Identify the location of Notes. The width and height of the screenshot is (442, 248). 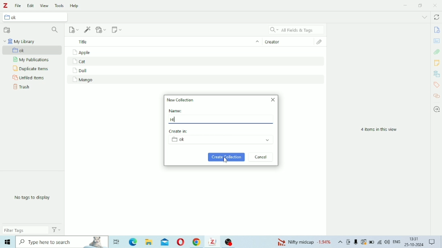
(437, 63).